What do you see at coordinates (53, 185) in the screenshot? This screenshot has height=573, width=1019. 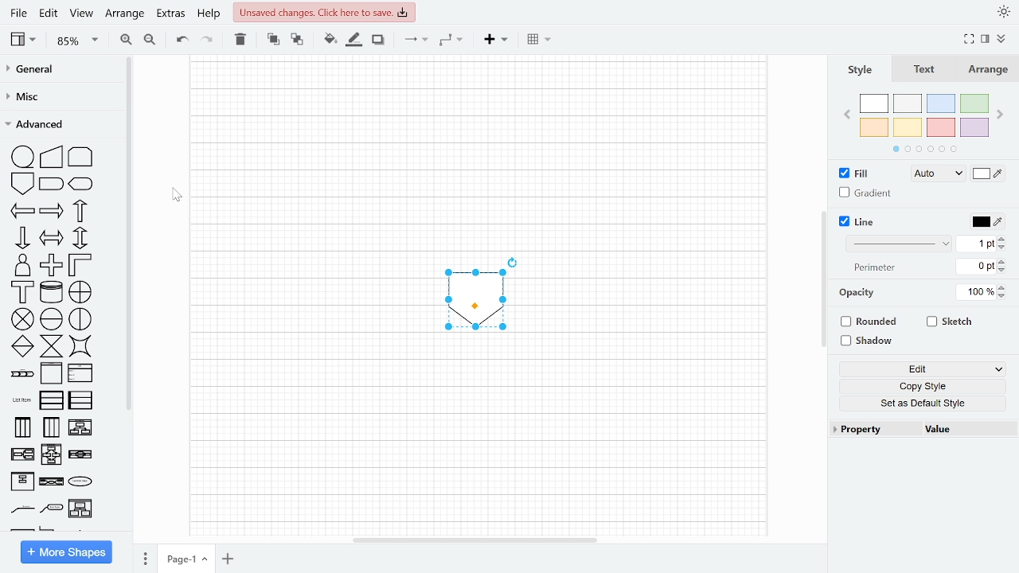 I see `delay ` at bounding box center [53, 185].